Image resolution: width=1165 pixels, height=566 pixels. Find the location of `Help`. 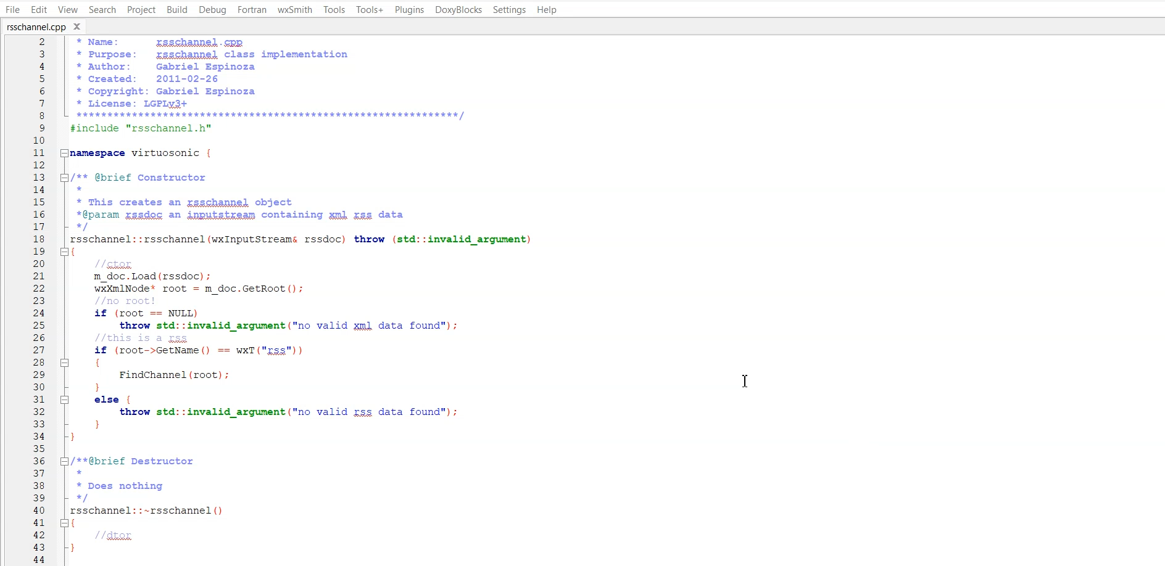

Help is located at coordinates (548, 10).